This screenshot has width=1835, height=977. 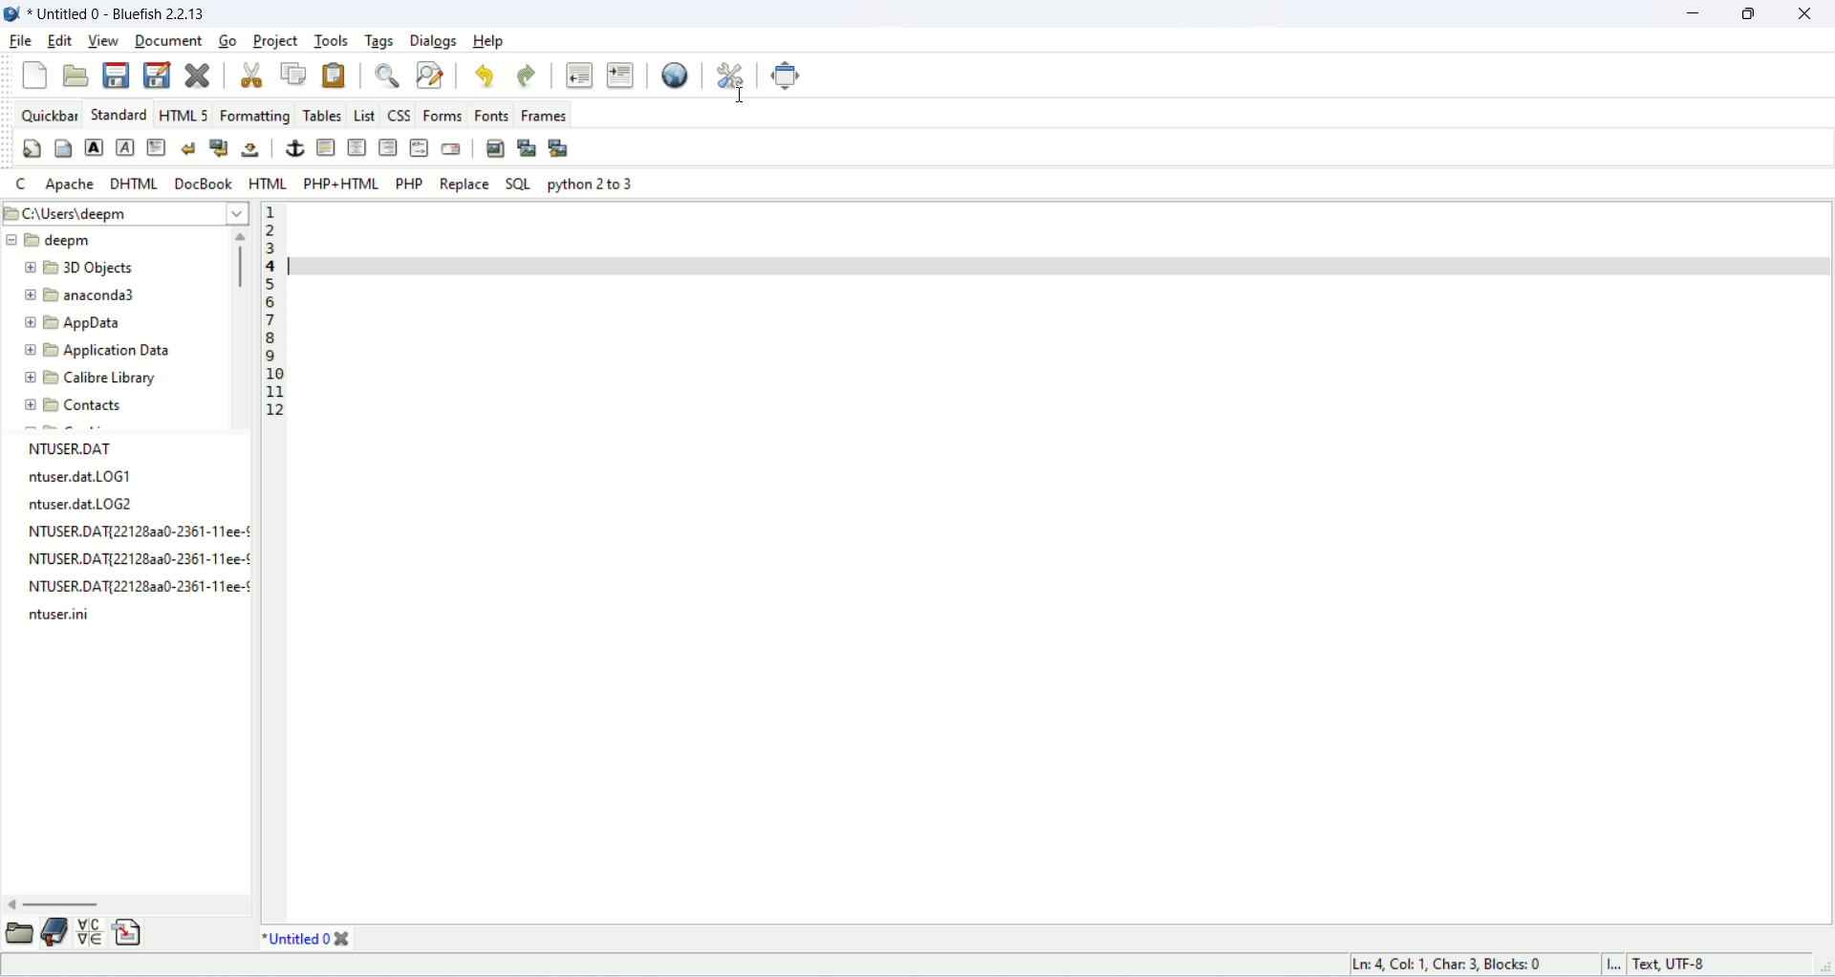 I want to click on unindent, so click(x=580, y=74).